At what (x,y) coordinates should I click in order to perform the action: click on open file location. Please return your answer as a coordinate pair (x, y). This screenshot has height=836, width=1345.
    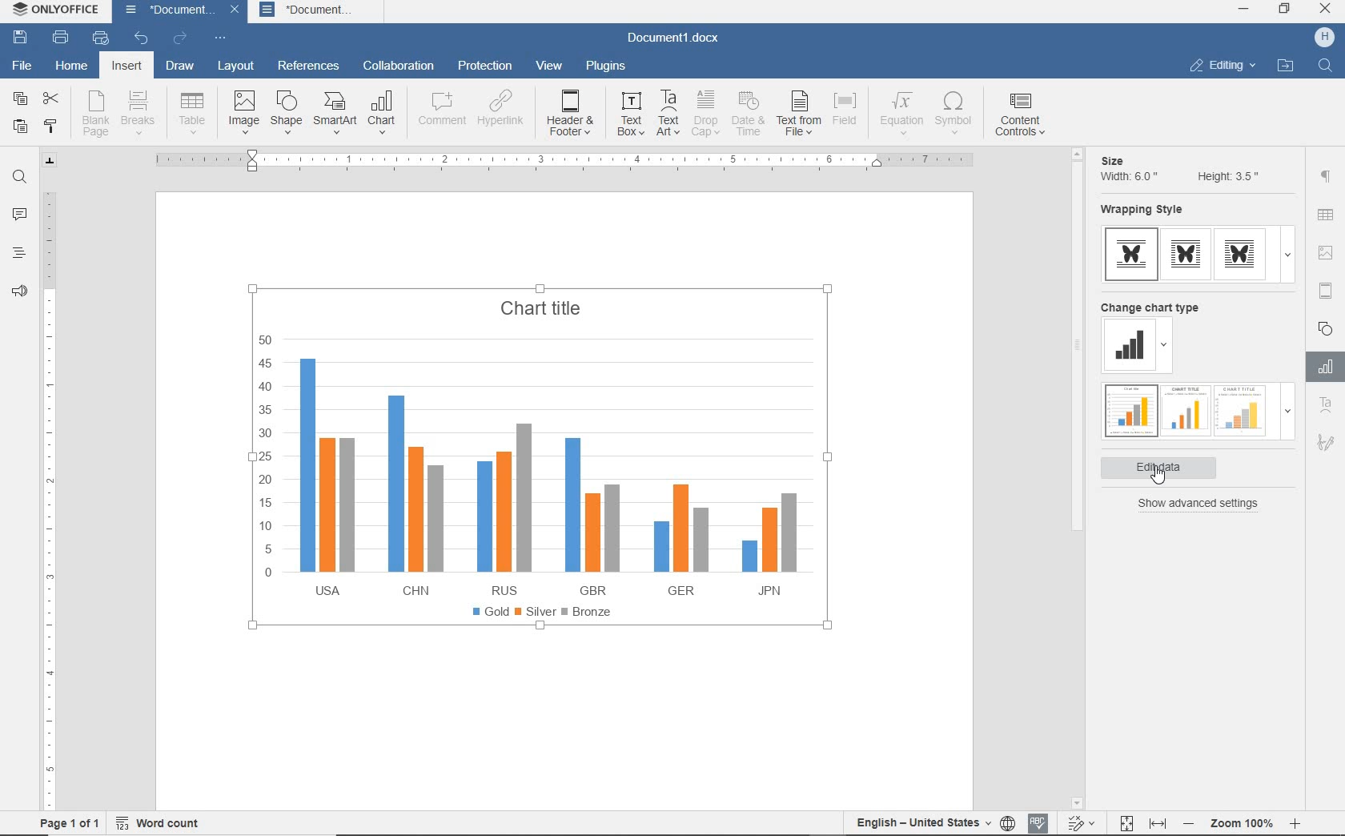
    Looking at the image, I should click on (1285, 66).